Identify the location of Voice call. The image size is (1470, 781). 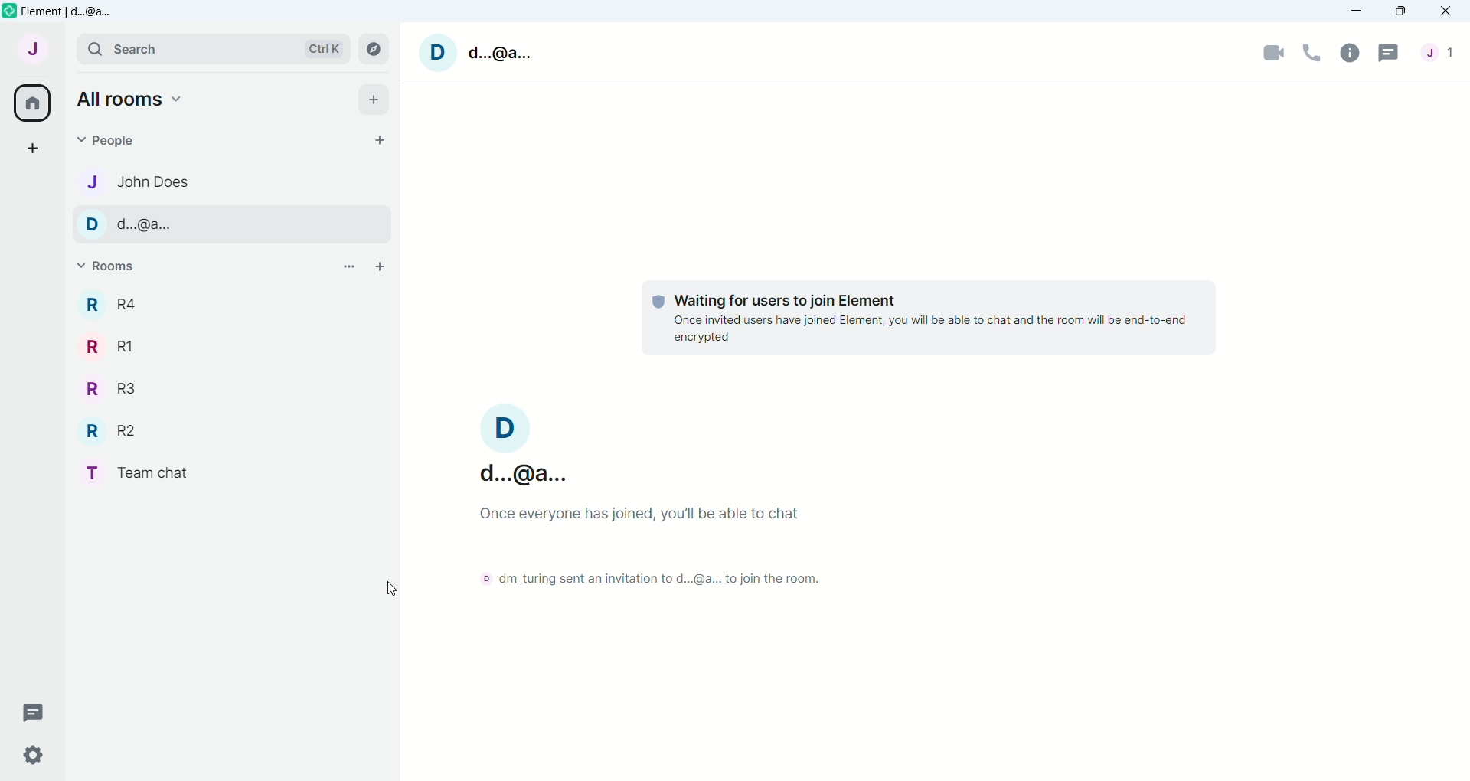
(1311, 52).